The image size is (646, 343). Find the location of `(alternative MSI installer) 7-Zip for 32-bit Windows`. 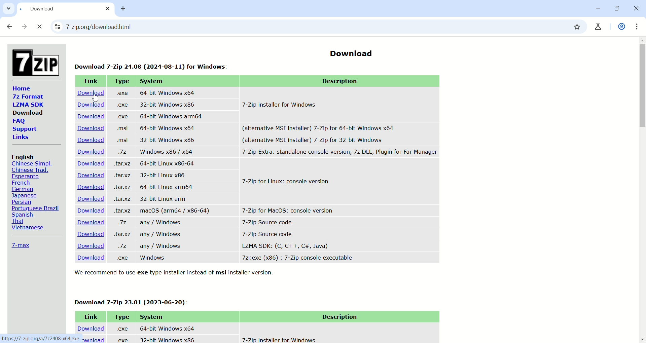

(alternative MSI installer) 7-Zip for 32-bit Windows is located at coordinates (326, 140).